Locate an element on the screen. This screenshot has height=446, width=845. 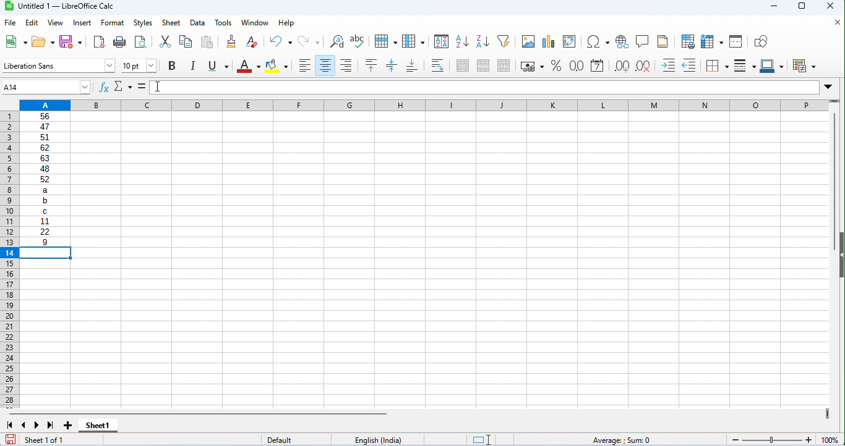
insert or edit pivot table is located at coordinates (570, 41).